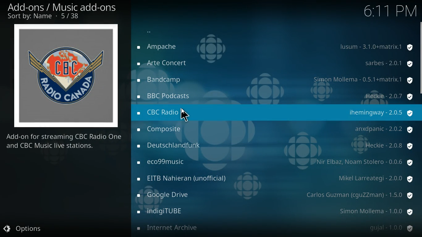  I want to click on radio name, so click(184, 177).